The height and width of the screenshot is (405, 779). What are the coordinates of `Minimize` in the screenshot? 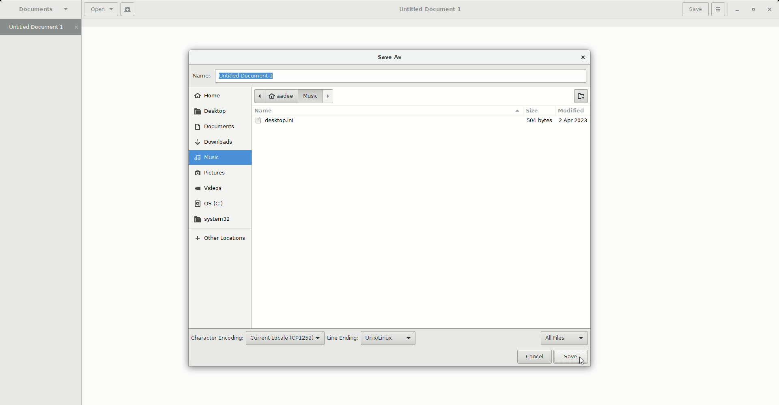 It's located at (737, 10).